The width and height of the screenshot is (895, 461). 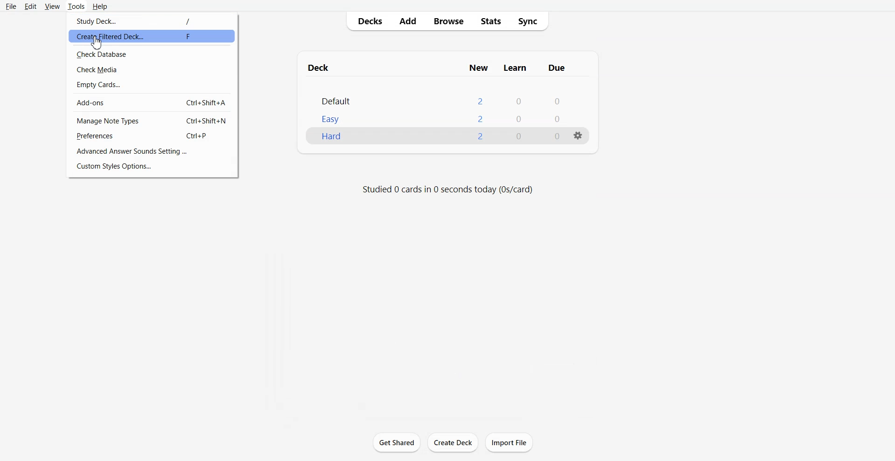 What do you see at coordinates (435, 67) in the screenshot?
I see `Text 1` at bounding box center [435, 67].